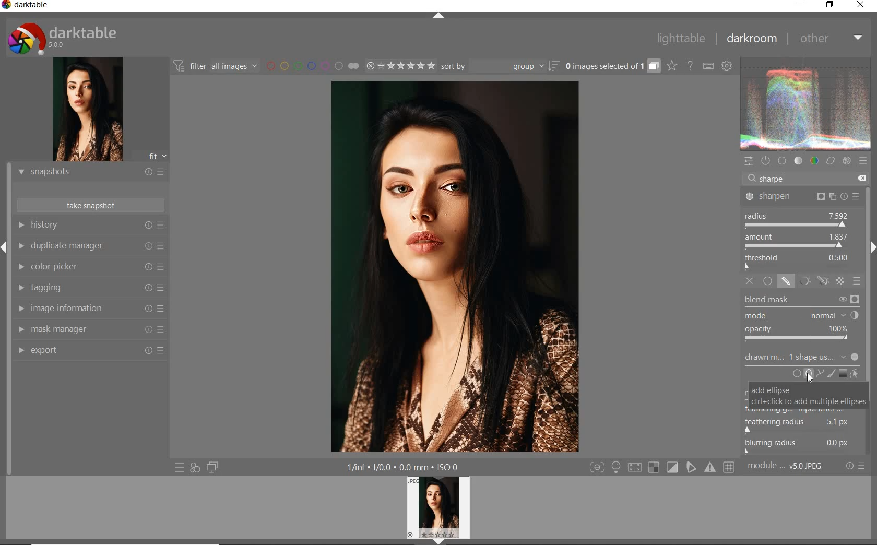 Image resolution: width=877 pixels, height=545 pixels. I want to click on system logo, so click(64, 38).